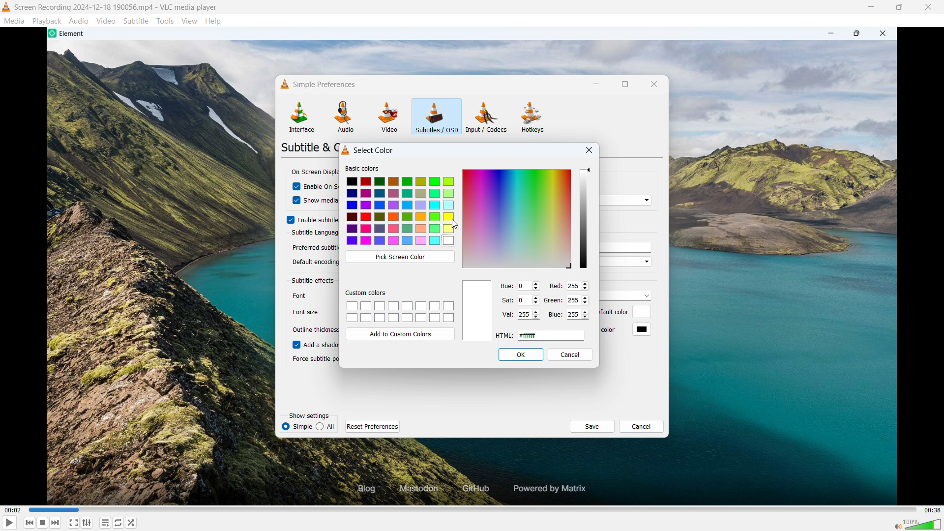 The image size is (944, 531). What do you see at coordinates (296, 427) in the screenshot?
I see `simple ` at bounding box center [296, 427].